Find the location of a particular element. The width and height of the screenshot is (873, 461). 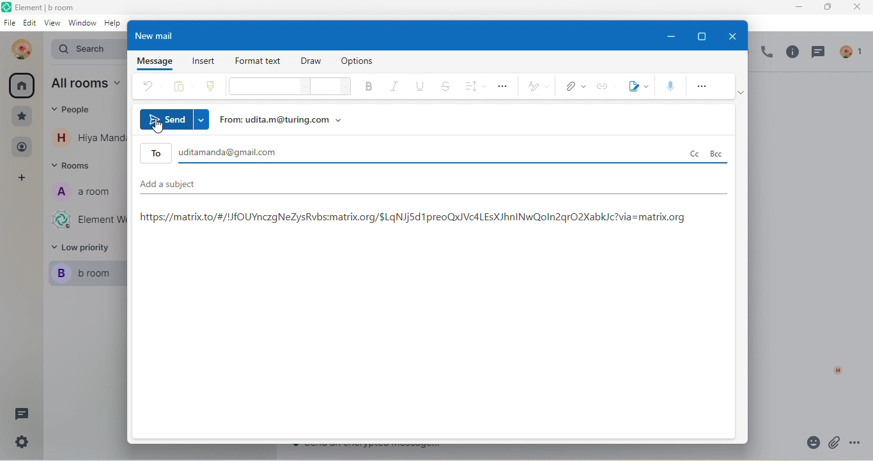

font style is located at coordinates (266, 87).